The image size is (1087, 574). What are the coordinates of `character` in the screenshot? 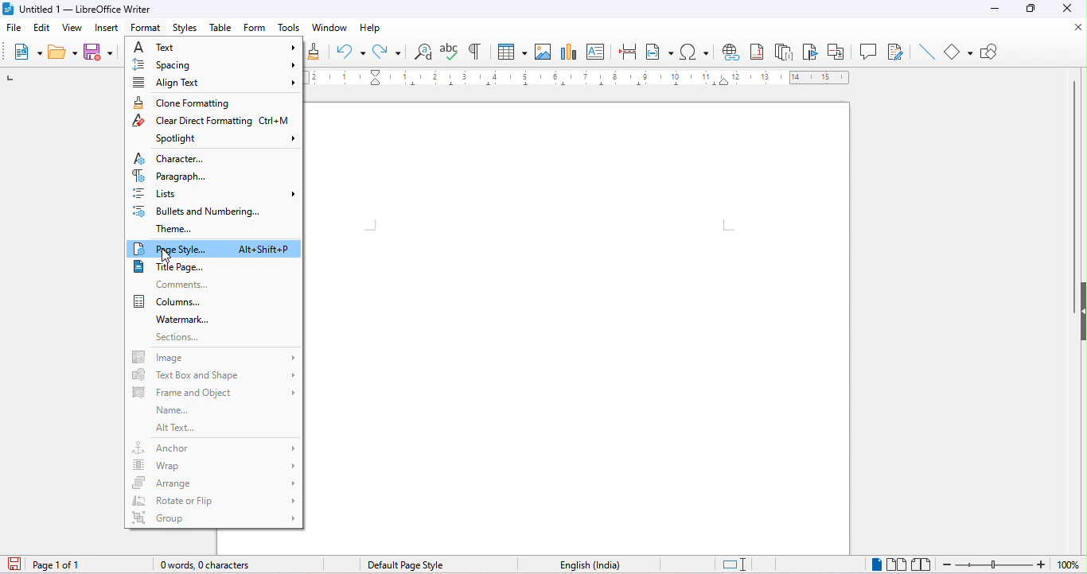 It's located at (183, 159).